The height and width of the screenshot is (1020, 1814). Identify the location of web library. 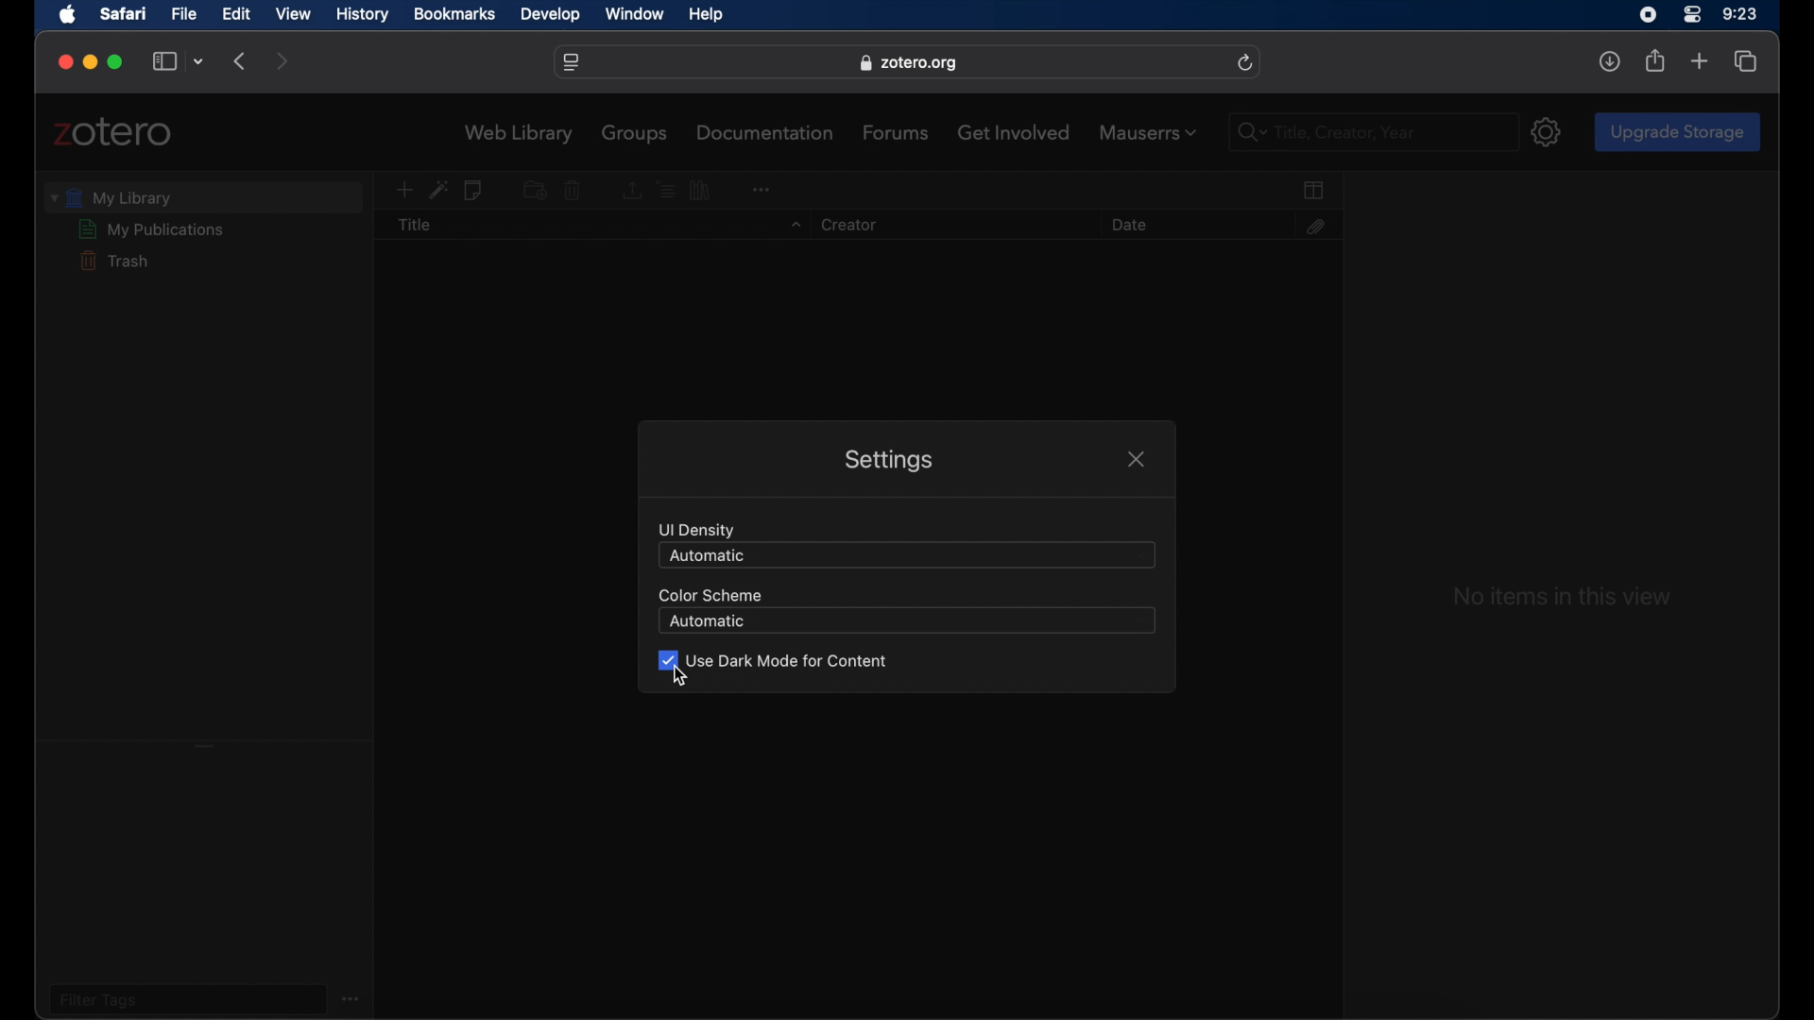
(520, 134).